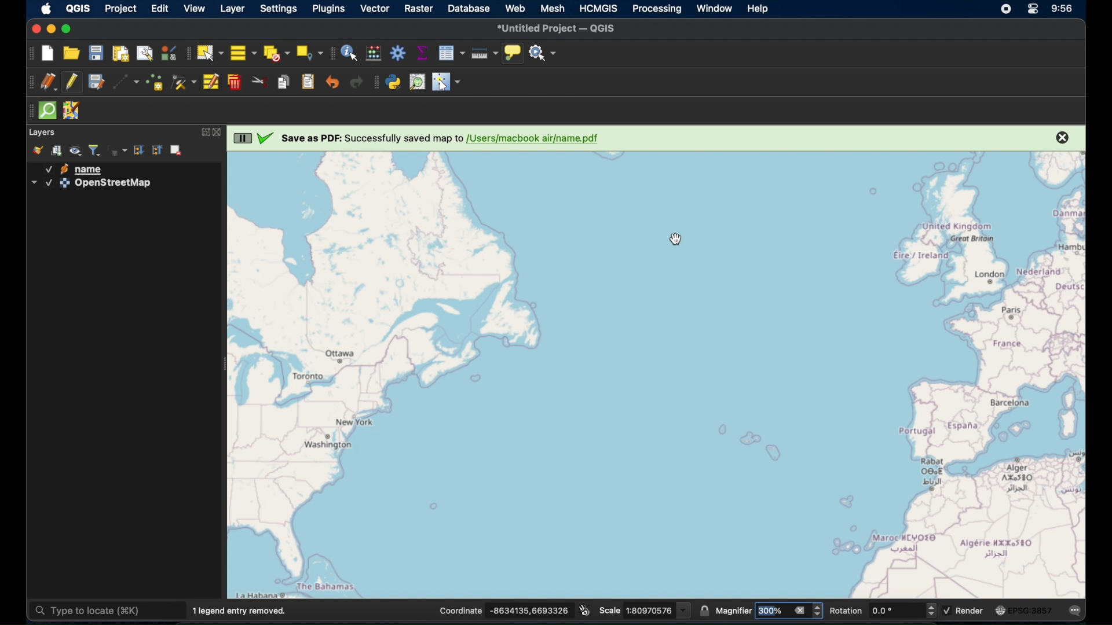  What do you see at coordinates (398, 53) in the screenshot?
I see `toolbox` at bounding box center [398, 53].